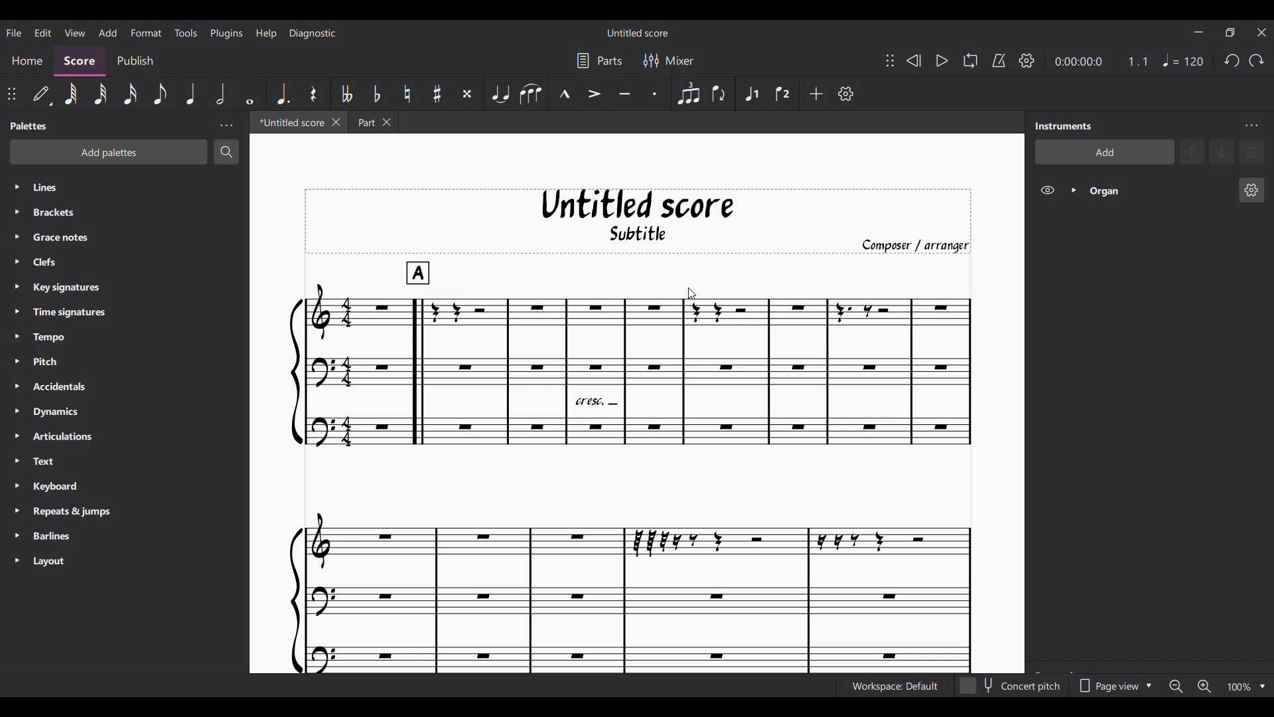 This screenshot has height=717, width=1274. Describe the element at coordinates (313, 93) in the screenshot. I see `Rest` at that location.